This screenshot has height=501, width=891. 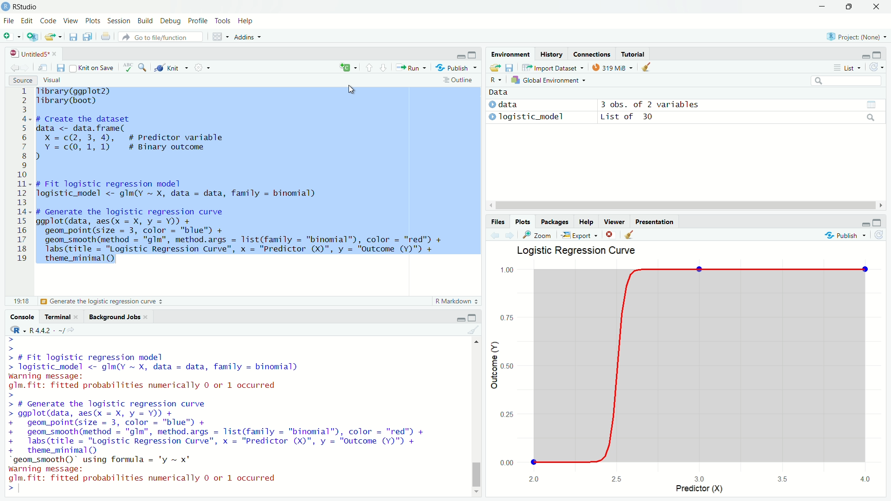 What do you see at coordinates (384, 68) in the screenshot?
I see `Go to next section/chunk` at bounding box center [384, 68].